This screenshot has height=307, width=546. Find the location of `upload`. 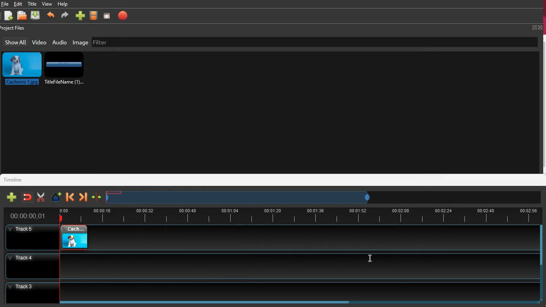

upload is located at coordinates (36, 16).